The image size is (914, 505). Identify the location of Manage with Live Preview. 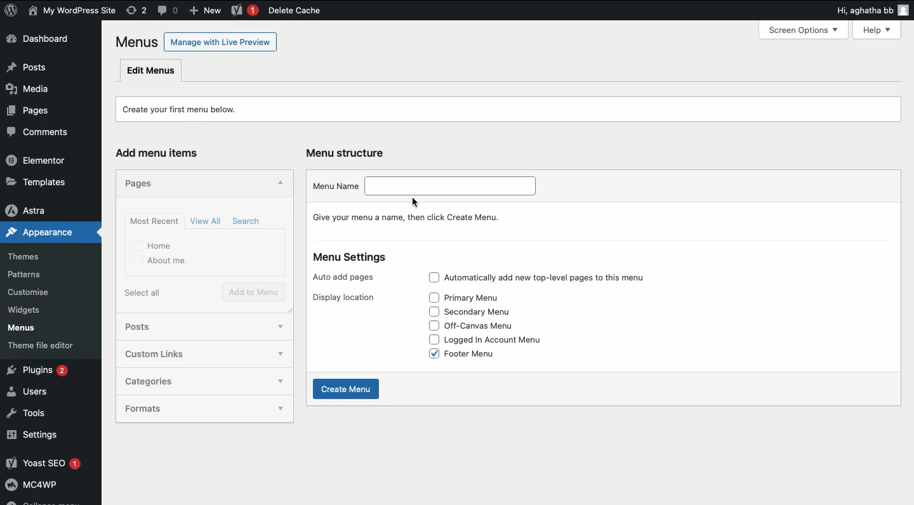
(220, 41).